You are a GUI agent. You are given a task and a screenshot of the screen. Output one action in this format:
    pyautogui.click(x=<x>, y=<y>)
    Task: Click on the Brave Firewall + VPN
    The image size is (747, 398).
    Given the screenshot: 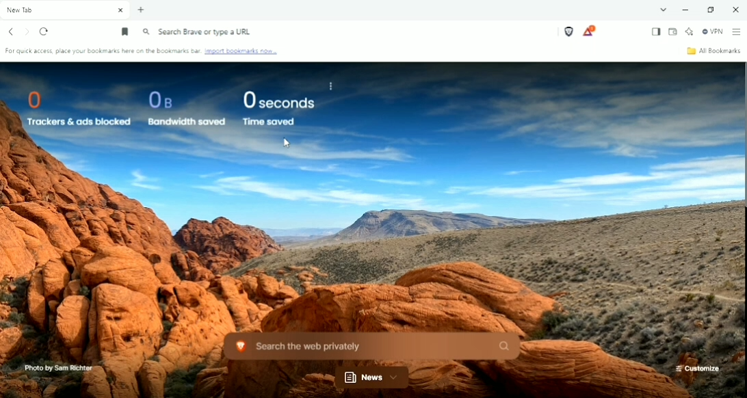 What is the action you would take?
    pyautogui.click(x=713, y=31)
    